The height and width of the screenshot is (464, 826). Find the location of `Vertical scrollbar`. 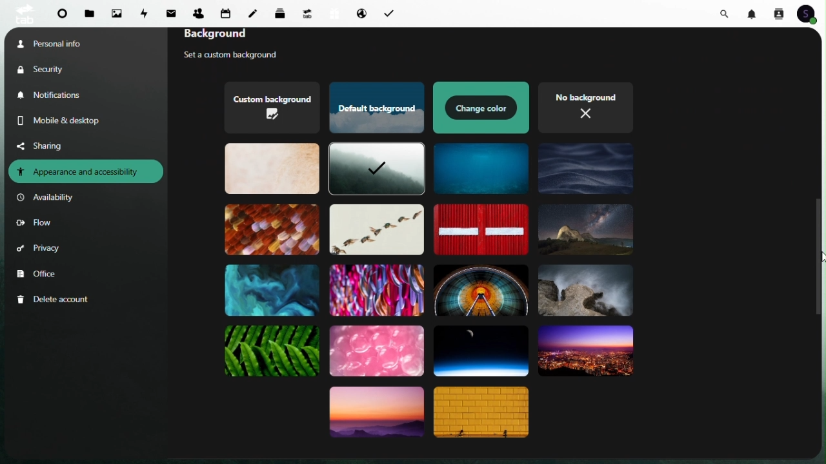

Vertical scrollbar is located at coordinates (819, 254).